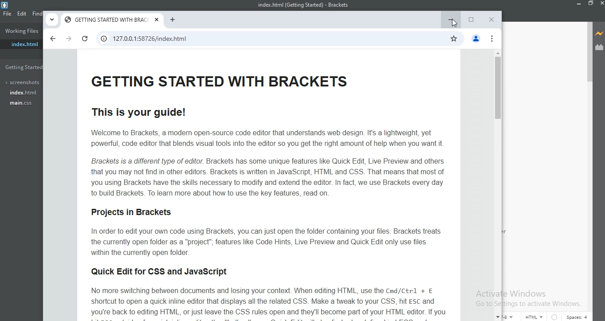  I want to click on live preview, so click(599, 34).